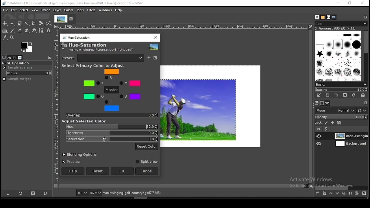 The height and width of the screenshot is (208, 370). What do you see at coordinates (101, 50) in the screenshot?
I see `man-swinging-gold-couse.jpg-6([untitled])` at bounding box center [101, 50].